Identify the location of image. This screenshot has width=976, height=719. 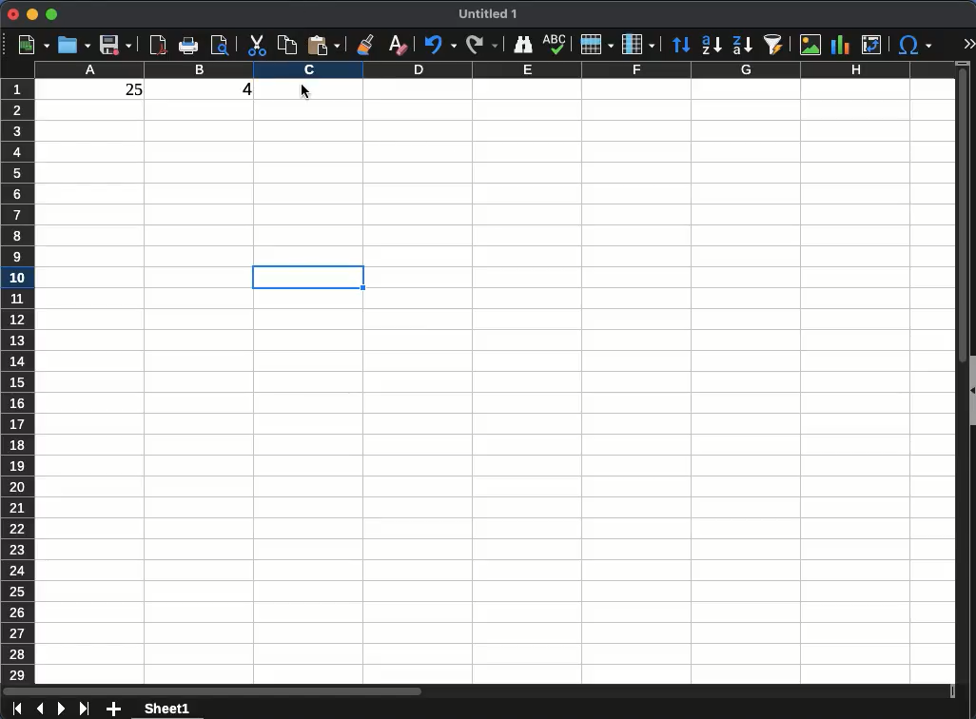
(810, 46).